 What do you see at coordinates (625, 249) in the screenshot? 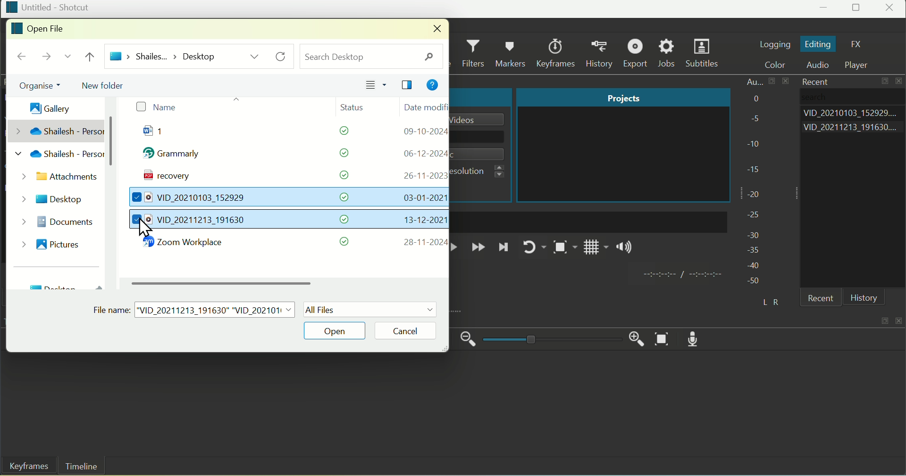
I see `Sound` at bounding box center [625, 249].